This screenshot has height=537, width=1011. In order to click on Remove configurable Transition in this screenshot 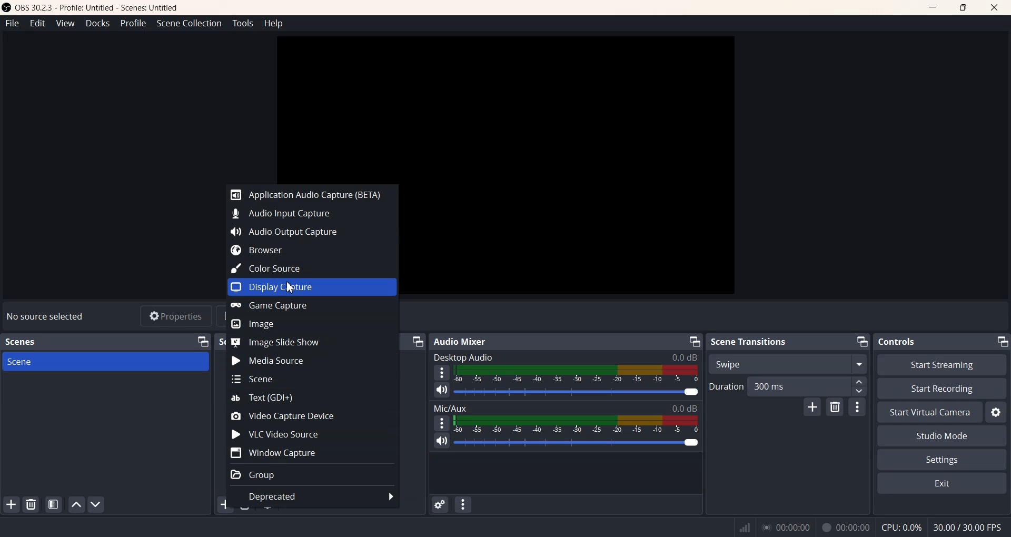, I will do `click(835, 407)`.